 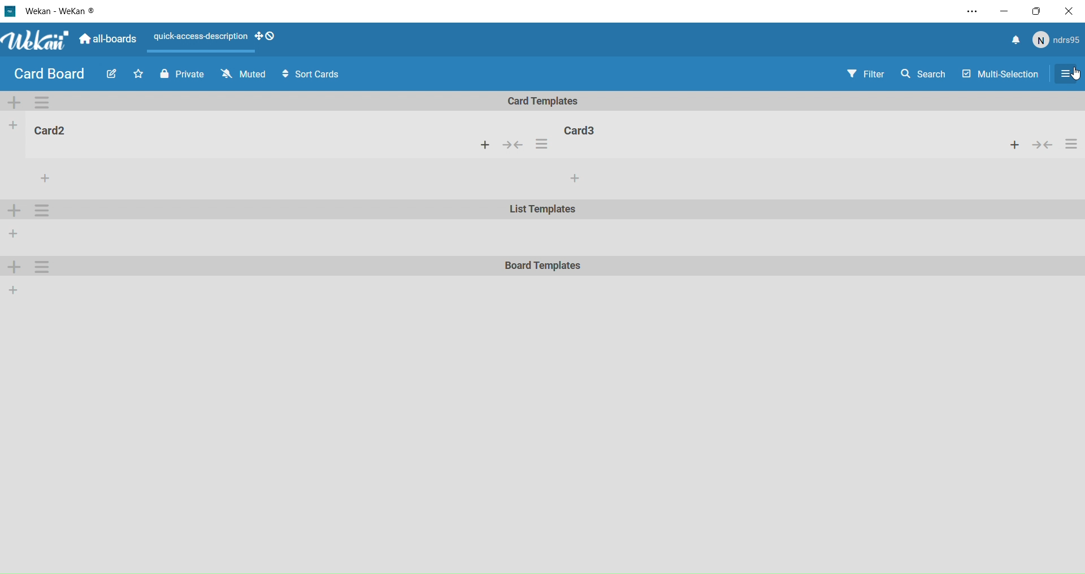 I want to click on , so click(x=12, y=236).